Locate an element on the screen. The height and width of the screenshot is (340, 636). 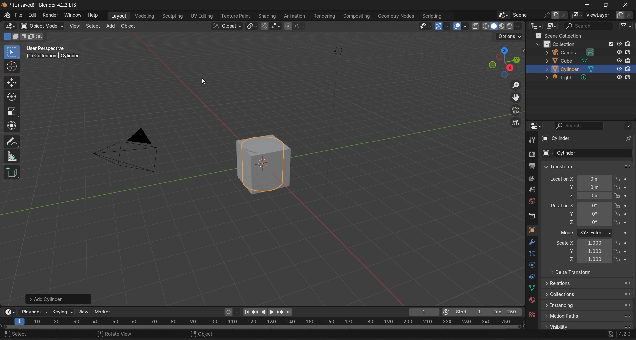
lock rotation is located at coordinates (618, 206).